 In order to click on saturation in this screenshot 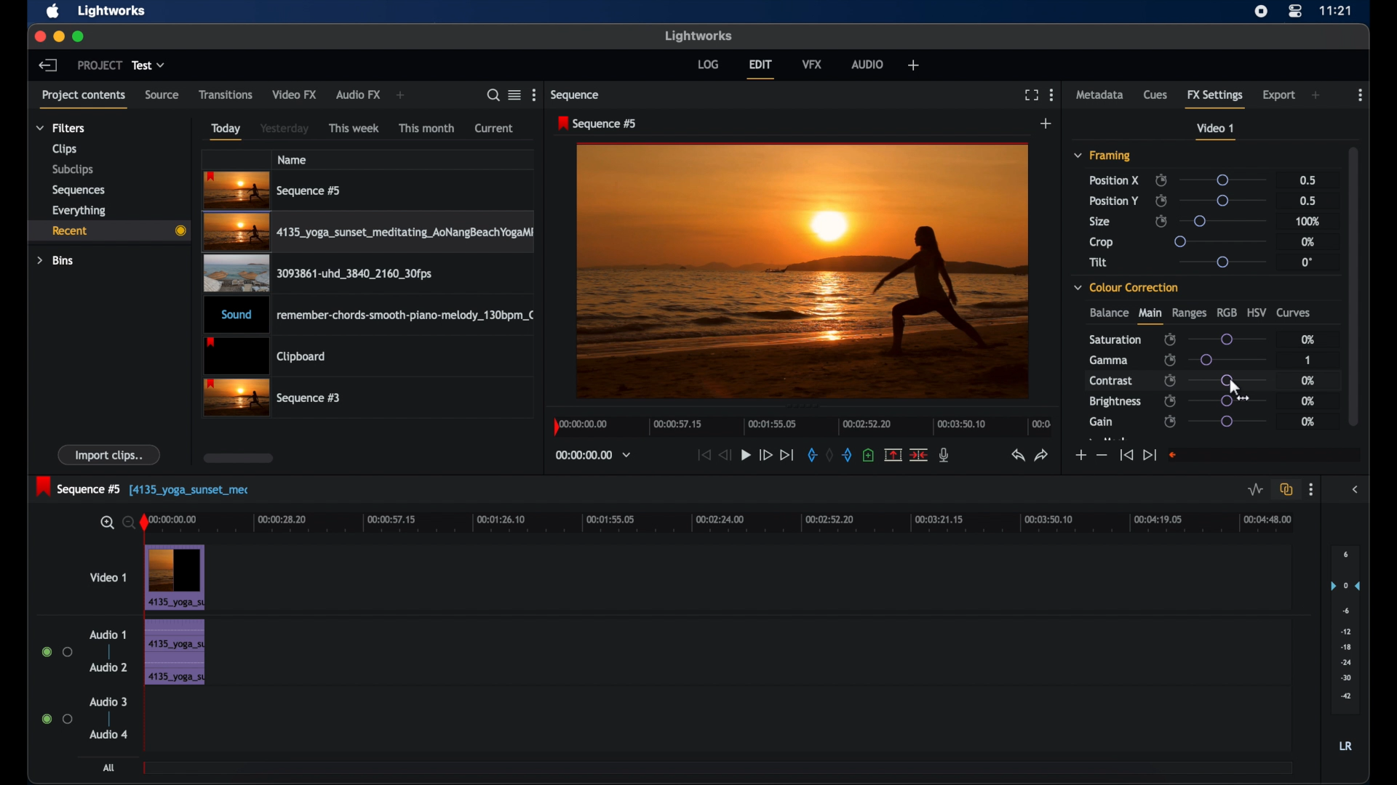, I will do `click(1115, 339)`.